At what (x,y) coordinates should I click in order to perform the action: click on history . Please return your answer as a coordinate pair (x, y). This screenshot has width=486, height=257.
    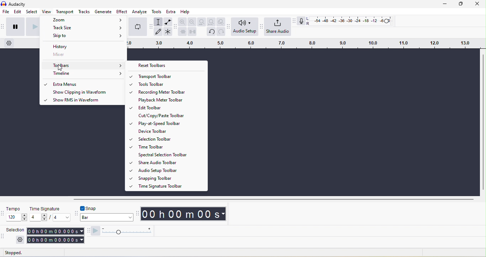
    Looking at the image, I should click on (83, 46).